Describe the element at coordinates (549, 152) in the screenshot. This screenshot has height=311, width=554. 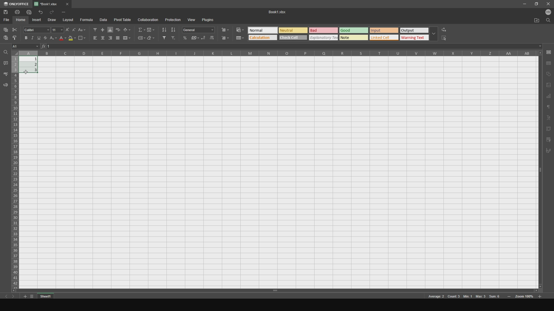
I see `signature` at that location.